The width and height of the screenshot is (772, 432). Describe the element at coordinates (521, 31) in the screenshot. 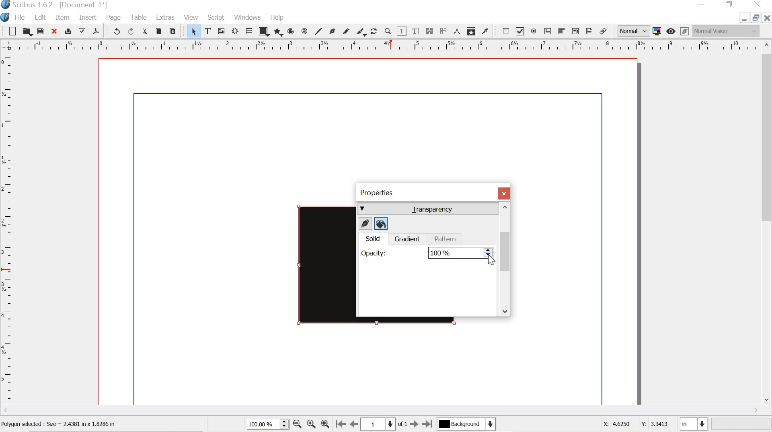

I see `pdf check box` at that location.